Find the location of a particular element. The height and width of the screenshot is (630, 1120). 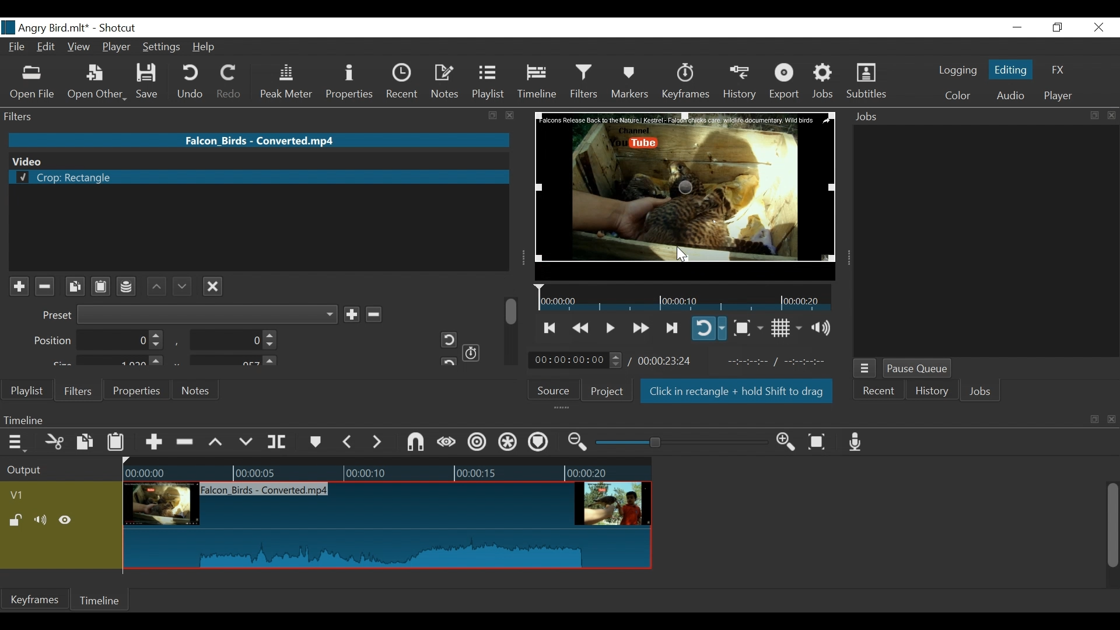

Open Other is located at coordinates (97, 82).